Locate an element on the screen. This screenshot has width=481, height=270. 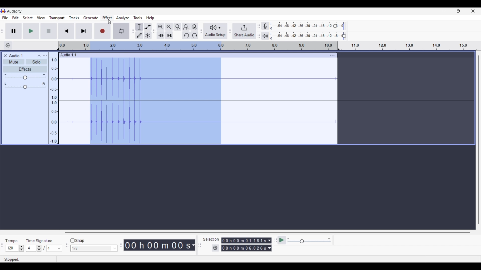
File menu is located at coordinates (5, 18).